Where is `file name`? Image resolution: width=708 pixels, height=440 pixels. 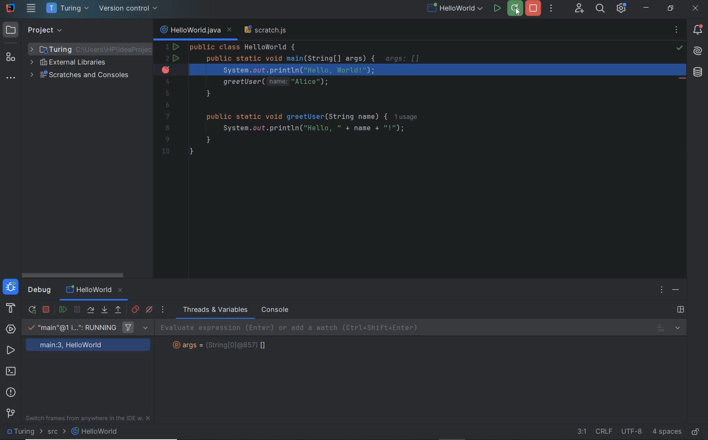 file name is located at coordinates (96, 432).